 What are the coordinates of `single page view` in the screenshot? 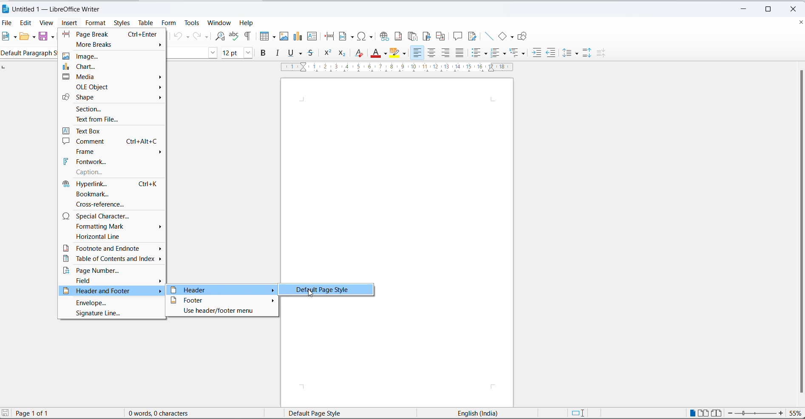 It's located at (692, 413).